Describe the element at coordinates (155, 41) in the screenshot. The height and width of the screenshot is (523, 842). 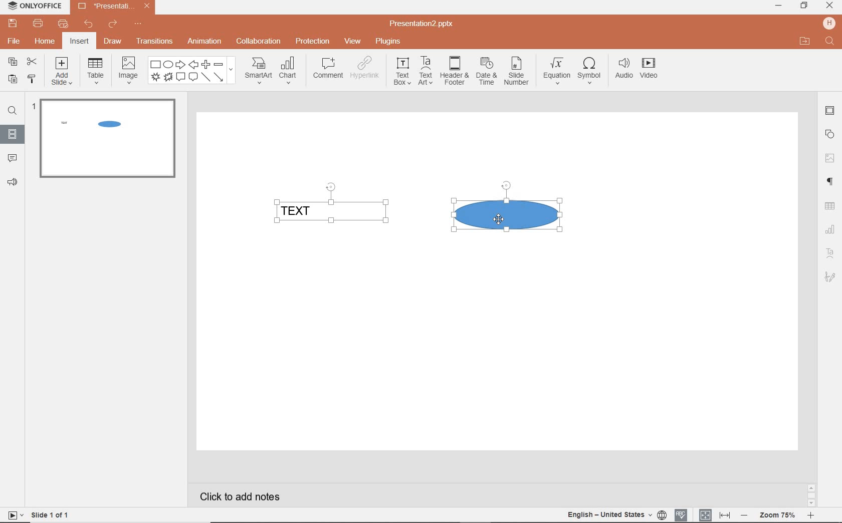
I see `transitions` at that location.